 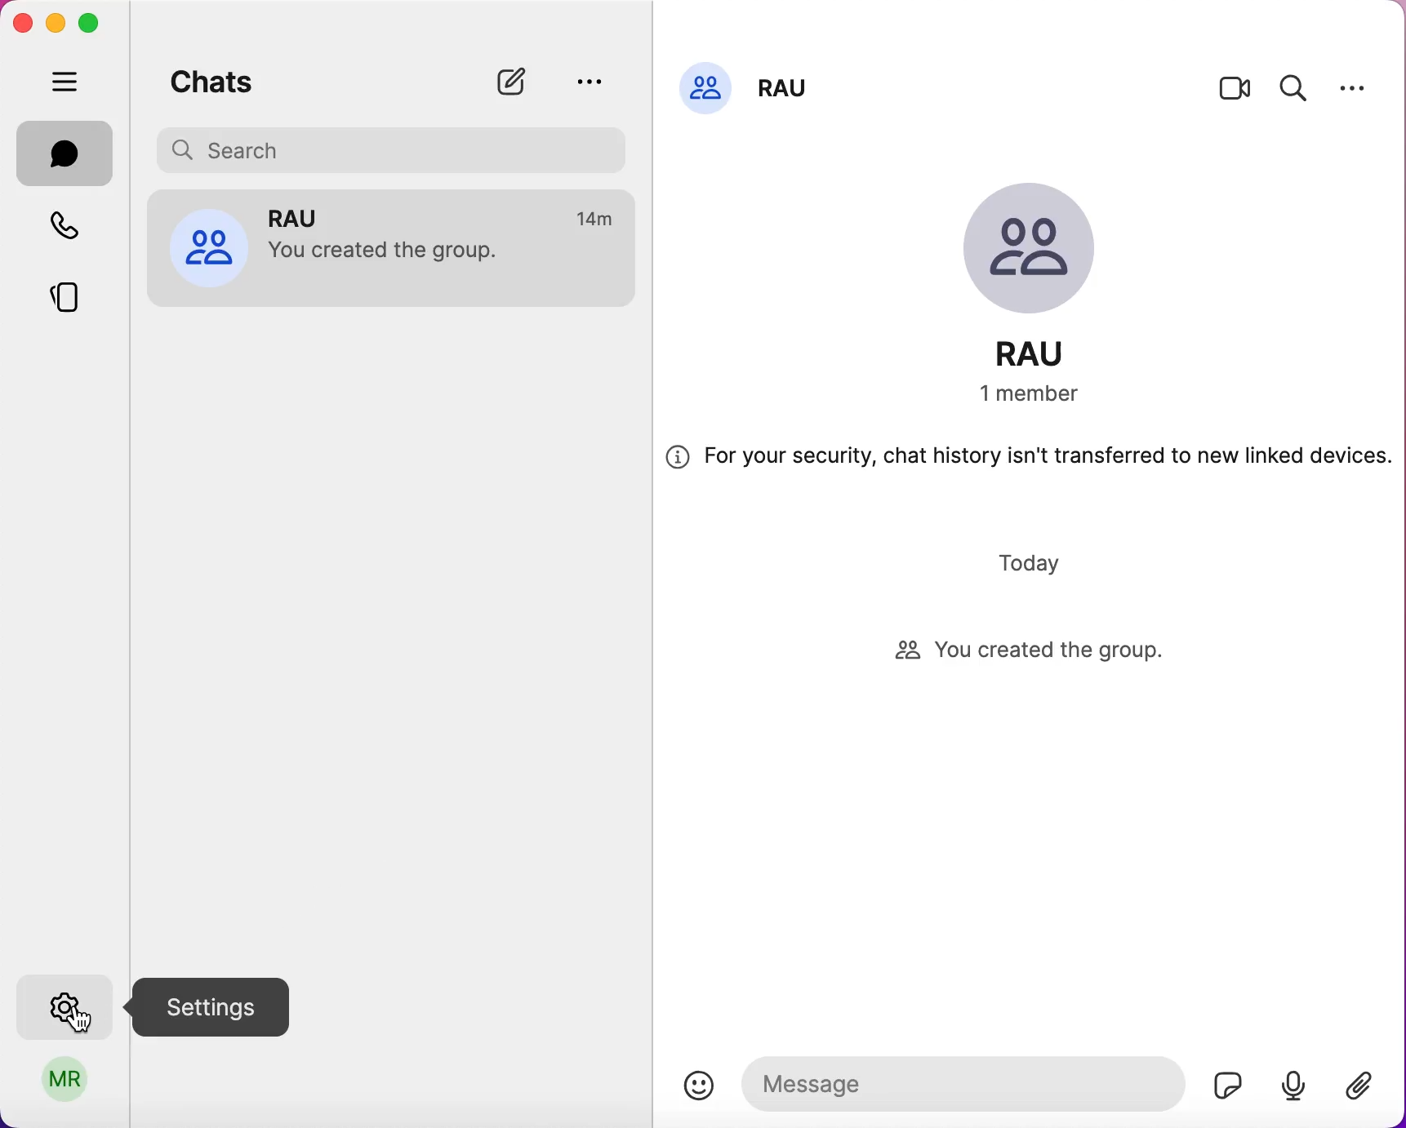 I want to click on members, so click(x=1042, y=397).